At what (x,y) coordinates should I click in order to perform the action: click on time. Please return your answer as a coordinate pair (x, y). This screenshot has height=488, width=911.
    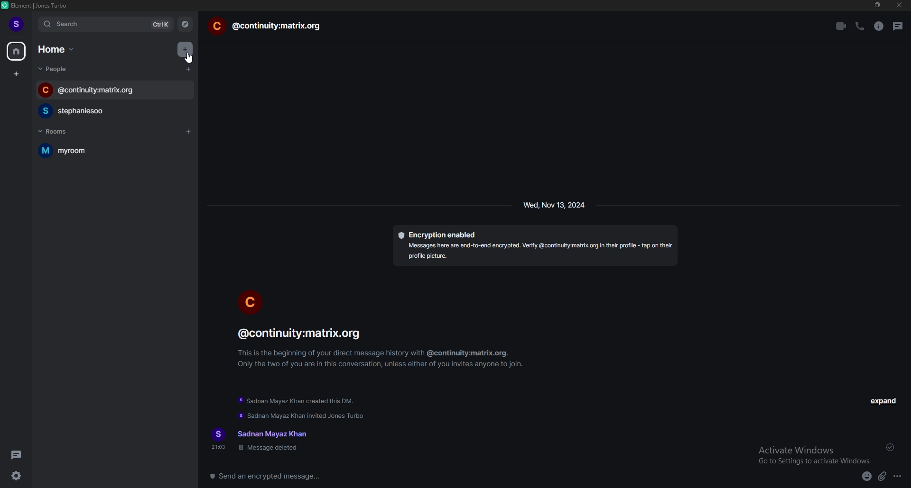
    Looking at the image, I should click on (555, 205).